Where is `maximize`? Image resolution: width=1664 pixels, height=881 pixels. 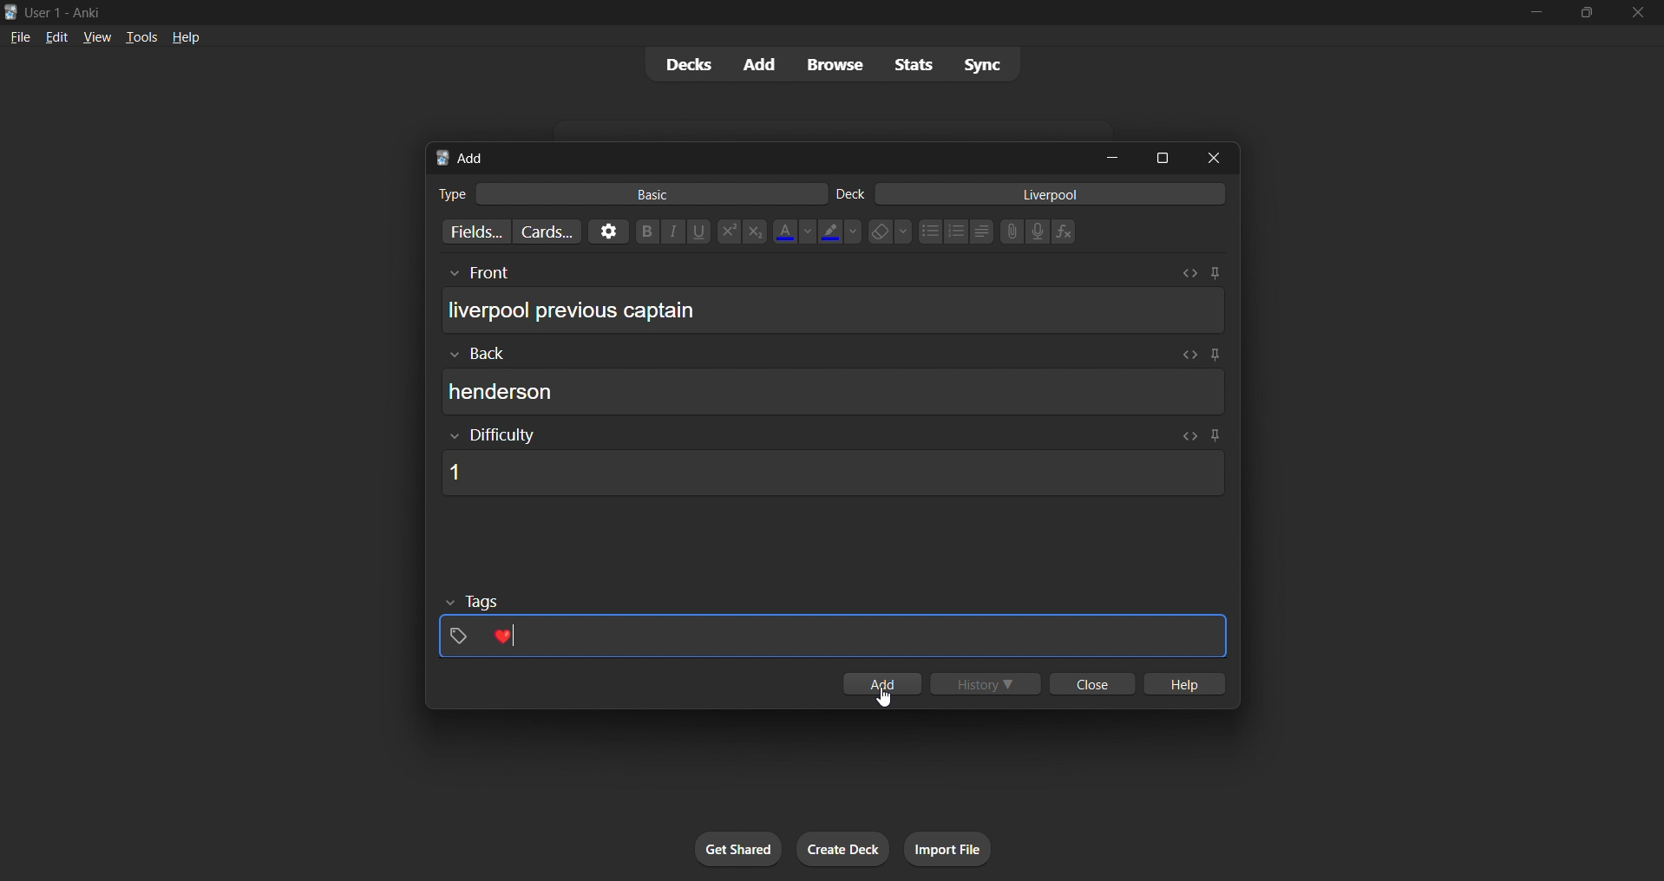 maximize is located at coordinates (1163, 156).